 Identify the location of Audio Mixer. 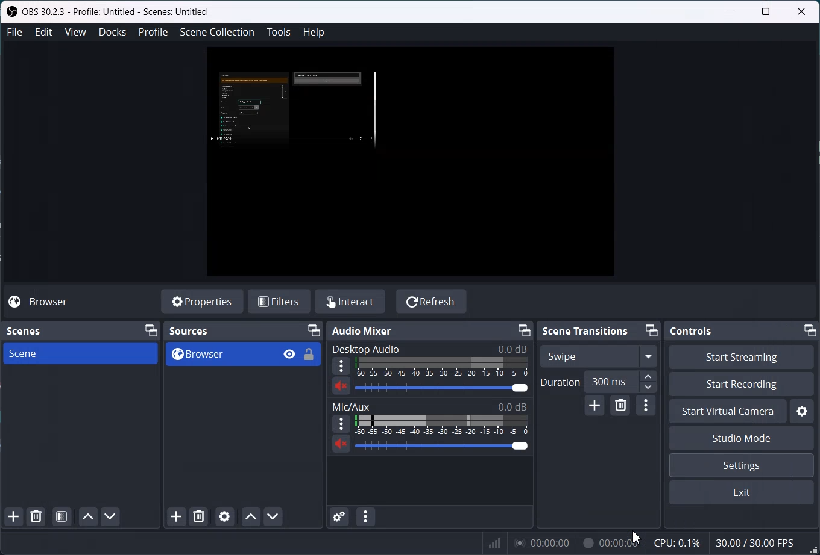
(363, 330).